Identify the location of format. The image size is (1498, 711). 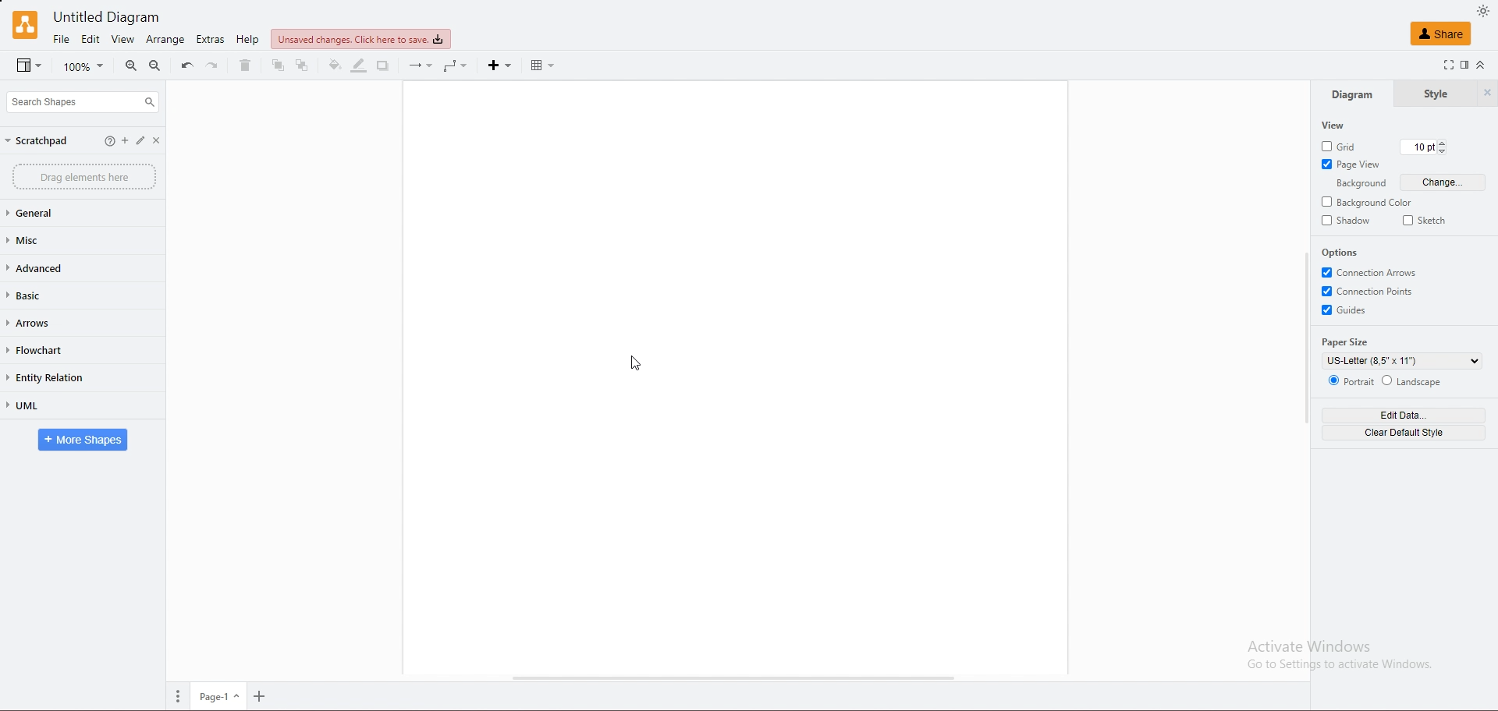
(1466, 65).